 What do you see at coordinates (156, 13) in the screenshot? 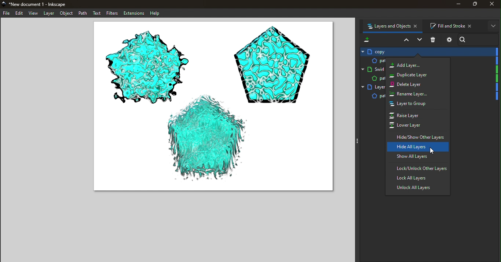
I see `Help` at bounding box center [156, 13].